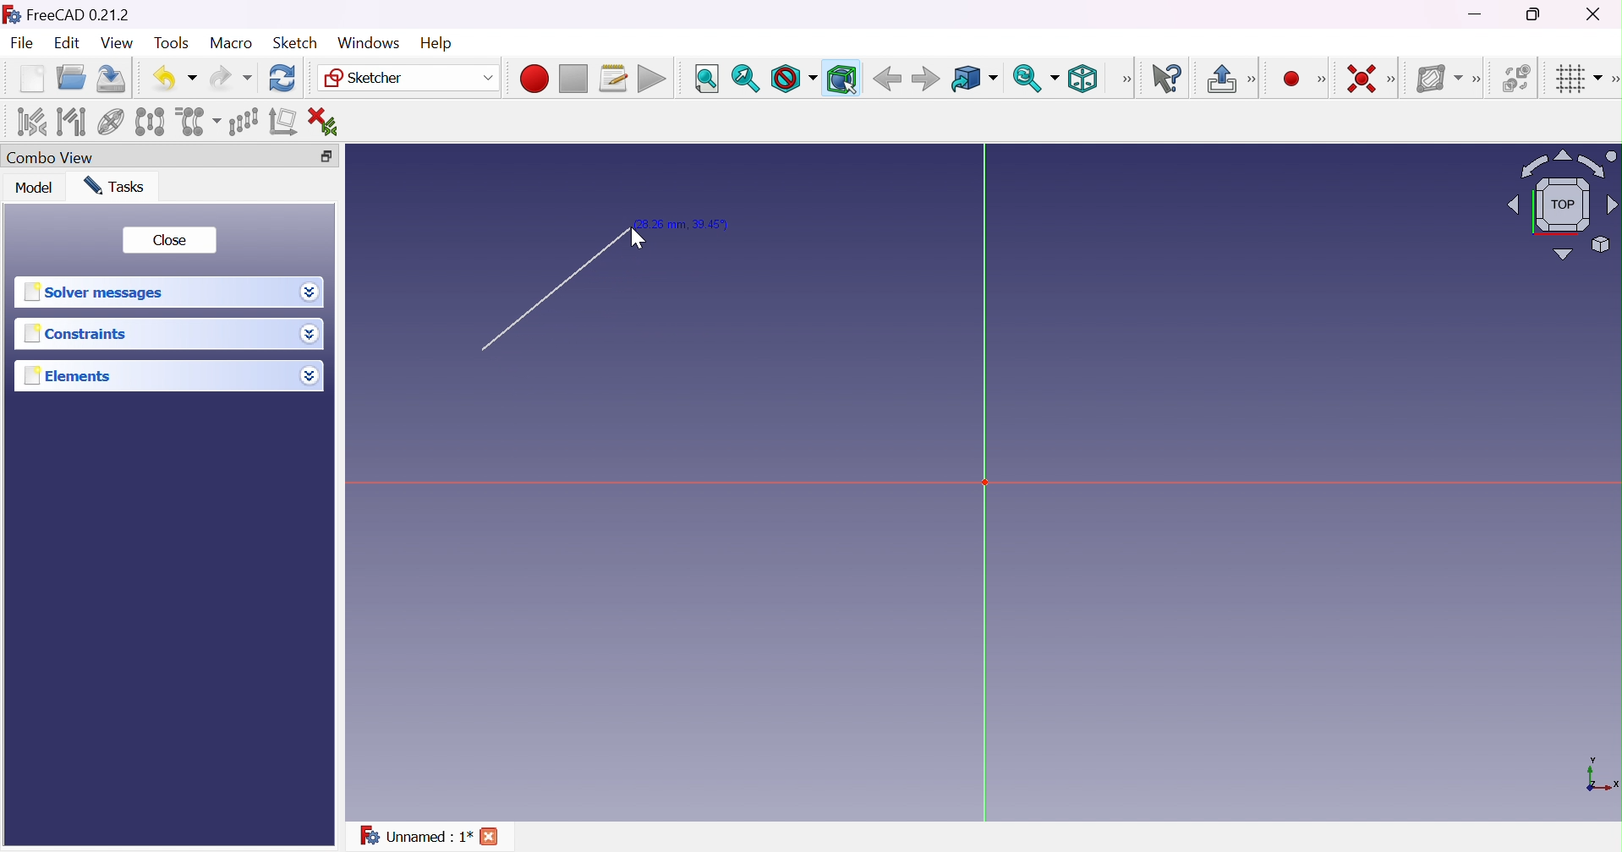  What do you see at coordinates (1518, 79) in the screenshot?
I see `Switch virtual space` at bounding box center [1518, 79].